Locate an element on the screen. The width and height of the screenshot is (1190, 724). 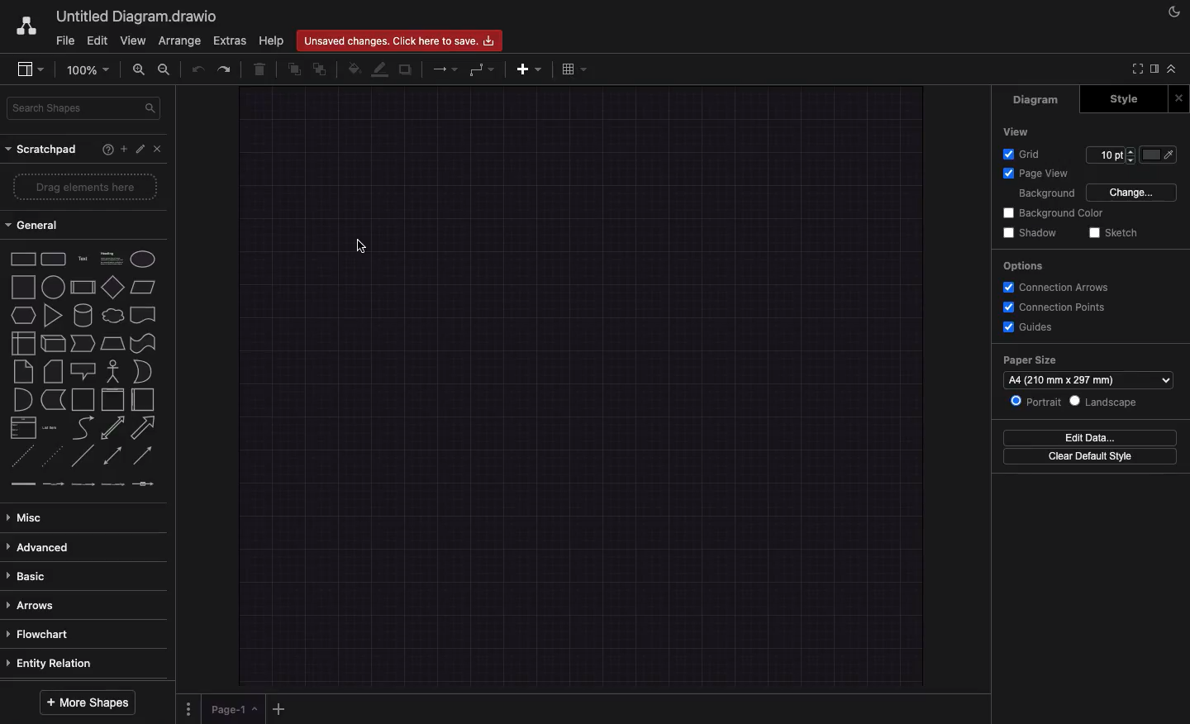
connector with 3 label is located at coordinates (113, 488).